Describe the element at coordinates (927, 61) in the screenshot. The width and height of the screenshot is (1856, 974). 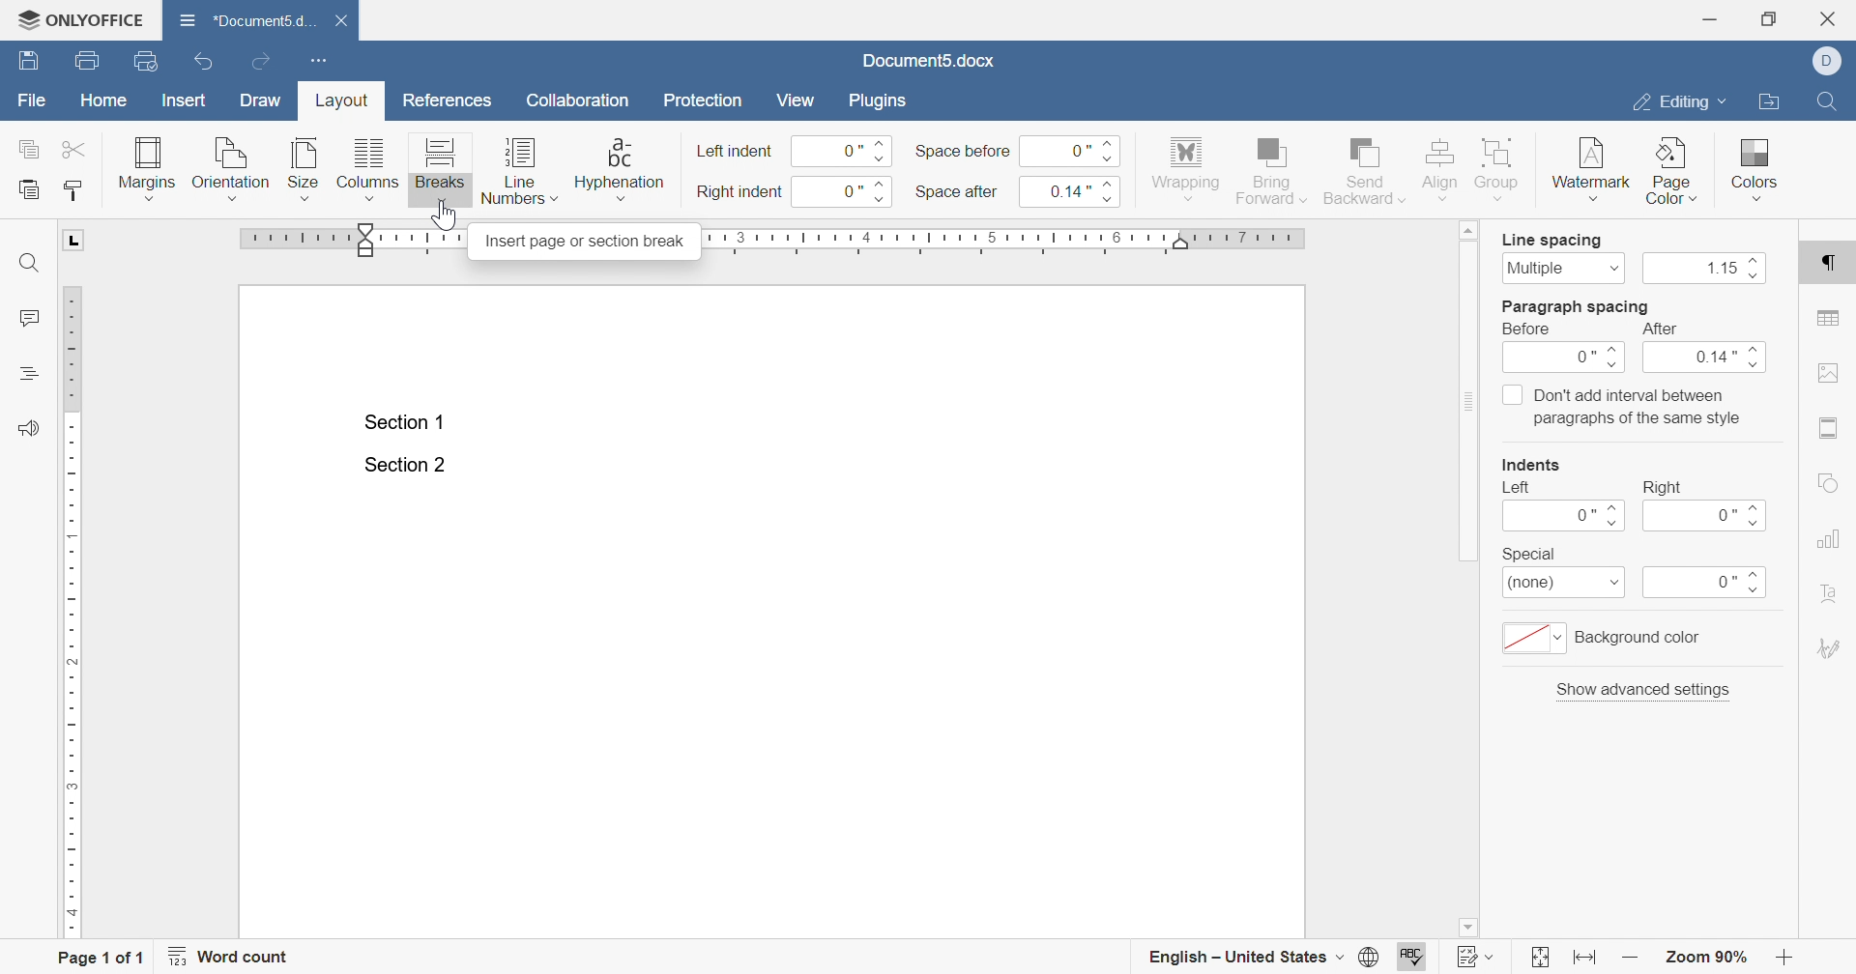
I see `document5.docx` at that location.